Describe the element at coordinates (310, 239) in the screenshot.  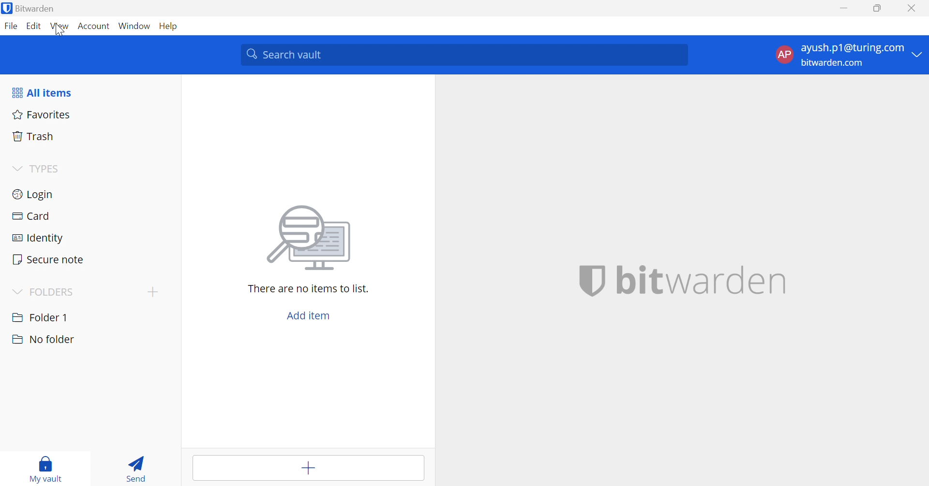
I see `image` at that location.